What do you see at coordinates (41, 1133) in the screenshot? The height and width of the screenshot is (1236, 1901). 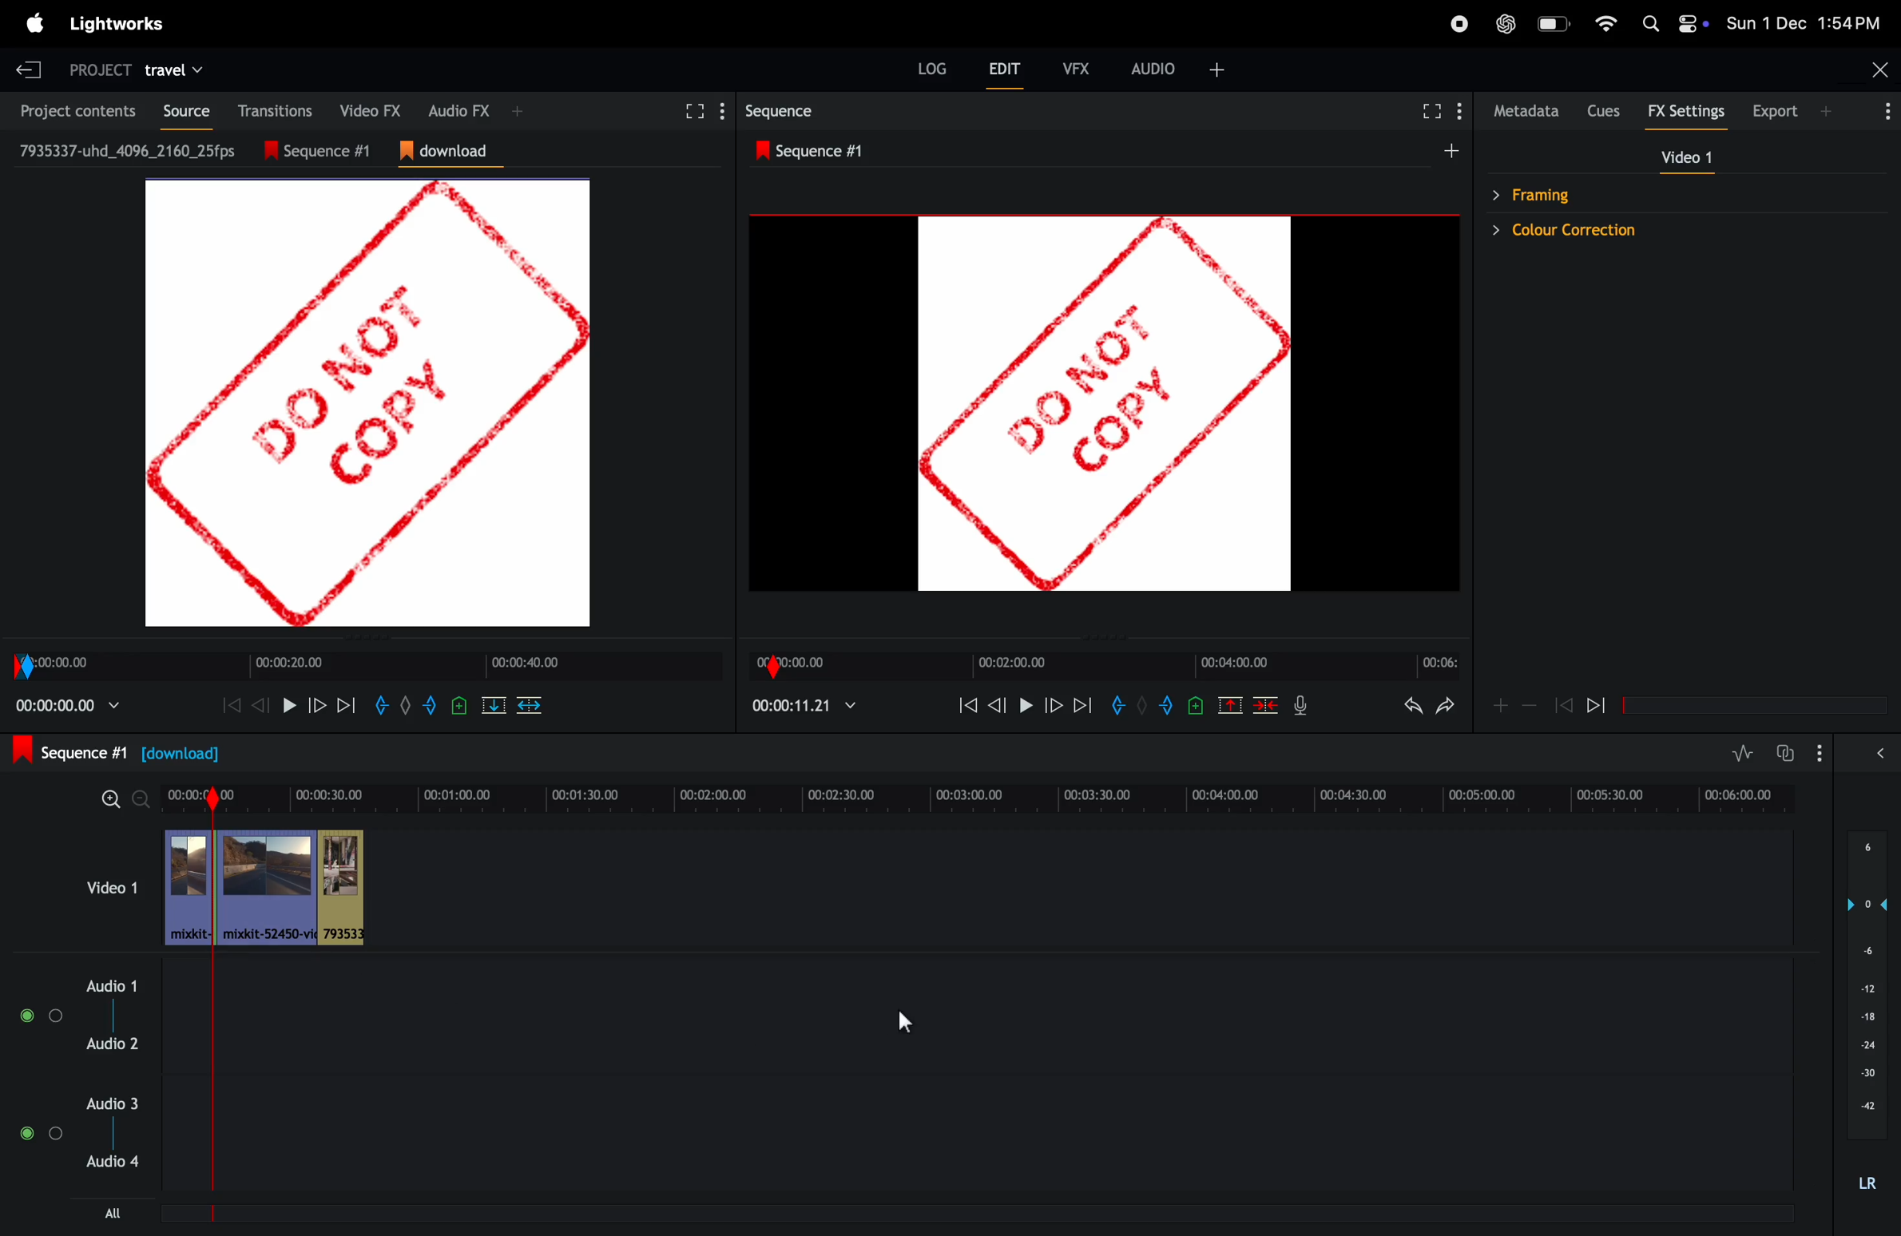 I see `options` at bounding box center [41, 1133].